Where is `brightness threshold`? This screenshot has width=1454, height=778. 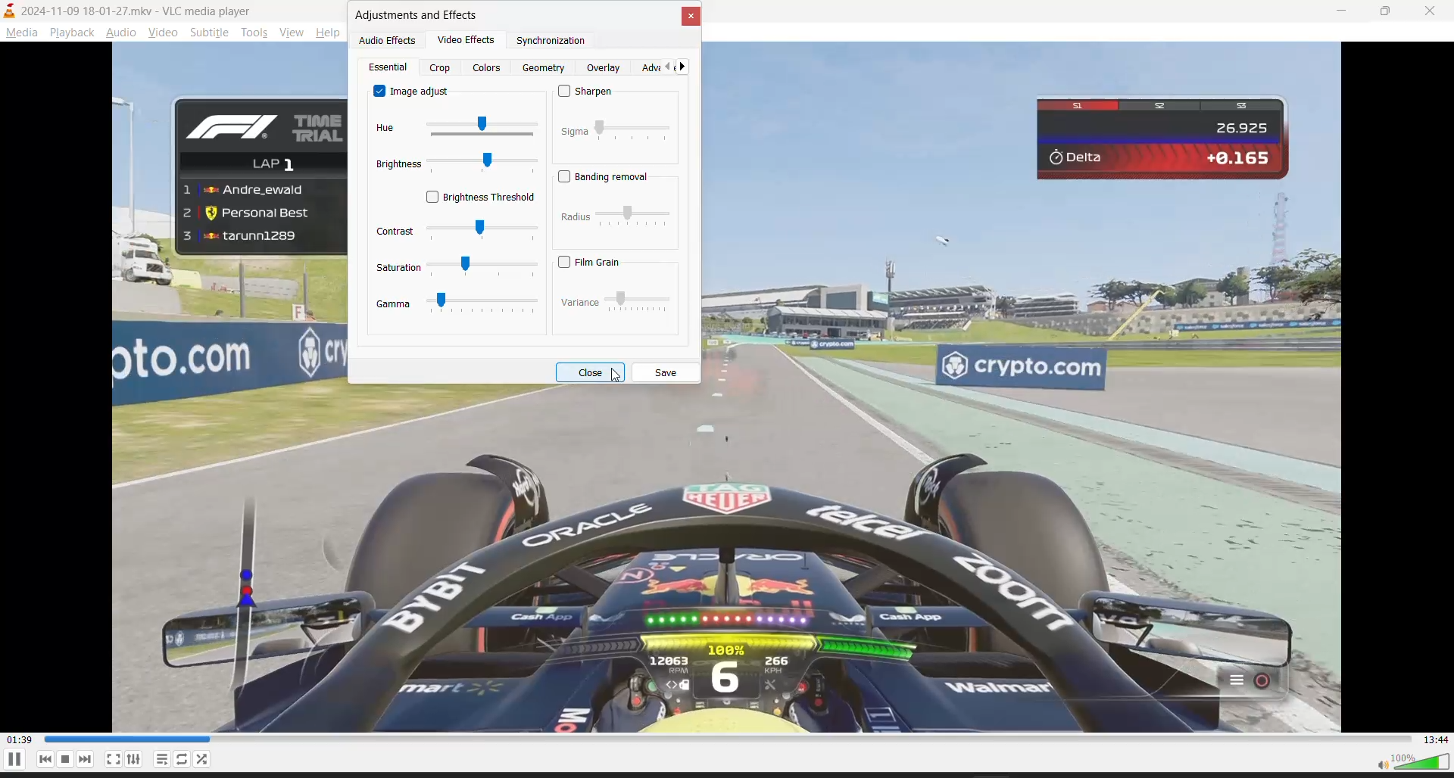 brightness threshold is located at coordinates (479, 198).